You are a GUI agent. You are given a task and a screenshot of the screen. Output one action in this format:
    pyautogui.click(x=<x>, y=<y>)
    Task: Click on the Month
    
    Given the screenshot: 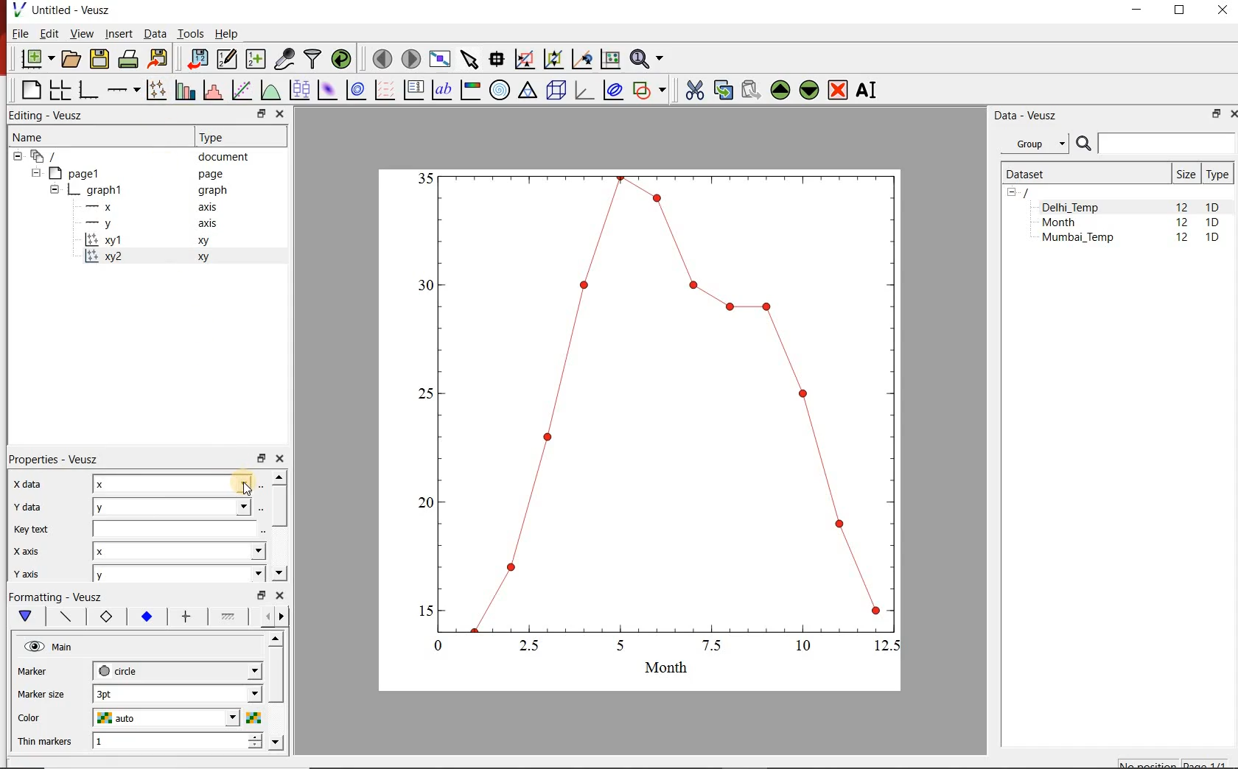 What is the action you would take?
    pyautogui.click(x=1069, y=222)
    